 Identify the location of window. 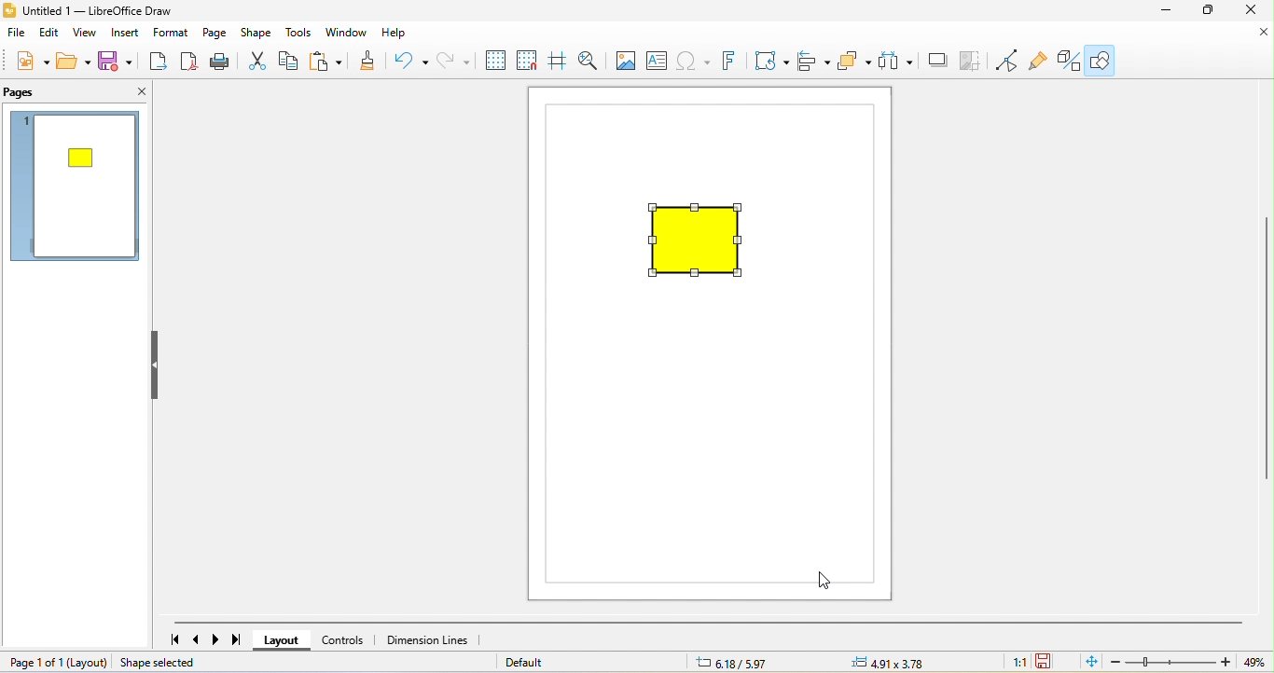
(347, 34).